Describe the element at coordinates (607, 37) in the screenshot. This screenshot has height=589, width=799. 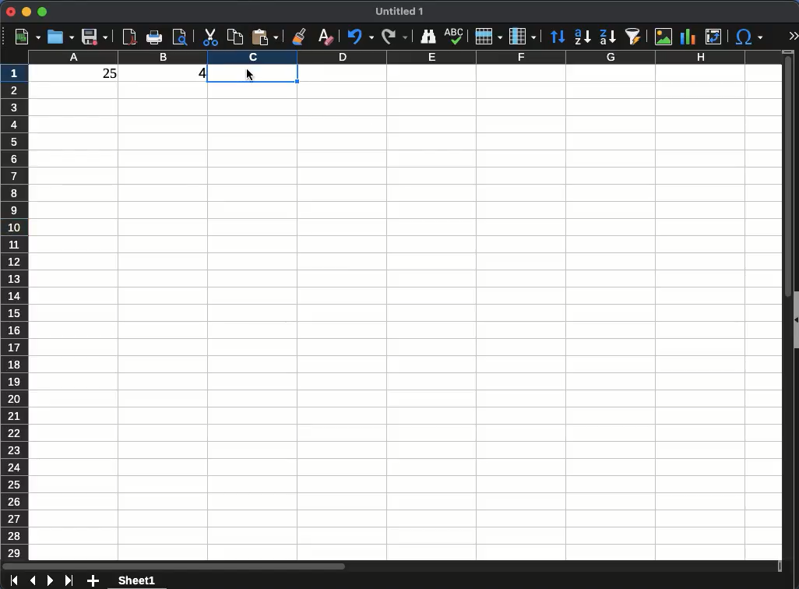
I see `sort descending` at that location.